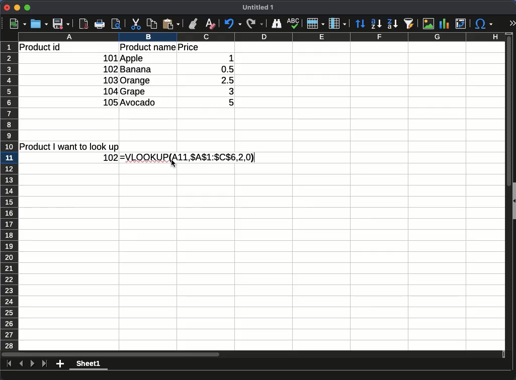 This screenshot has height=380, width=516. Describe the element at coordinates (337, 24) in the screenshot. I see `column` at that location.